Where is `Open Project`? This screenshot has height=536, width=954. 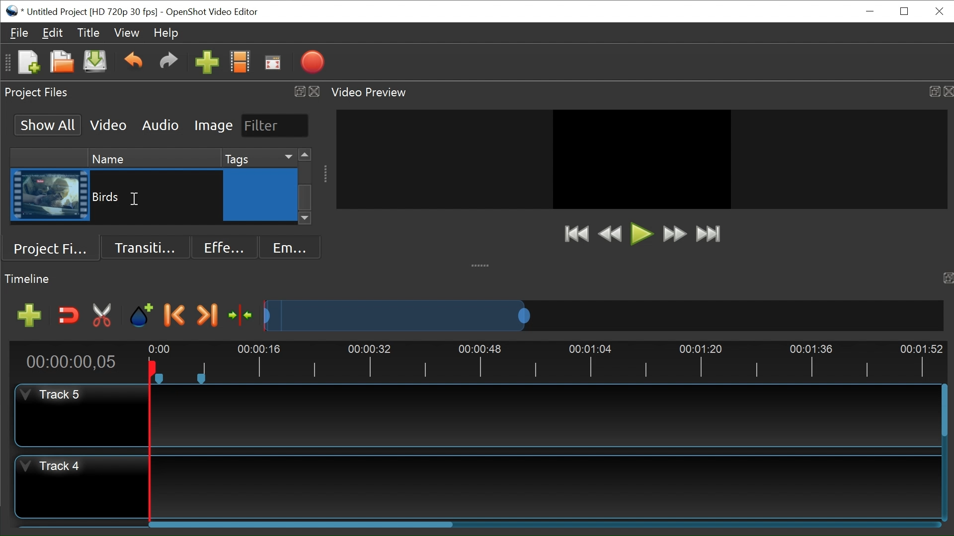 Open Project is located at coordinates (59, 62).